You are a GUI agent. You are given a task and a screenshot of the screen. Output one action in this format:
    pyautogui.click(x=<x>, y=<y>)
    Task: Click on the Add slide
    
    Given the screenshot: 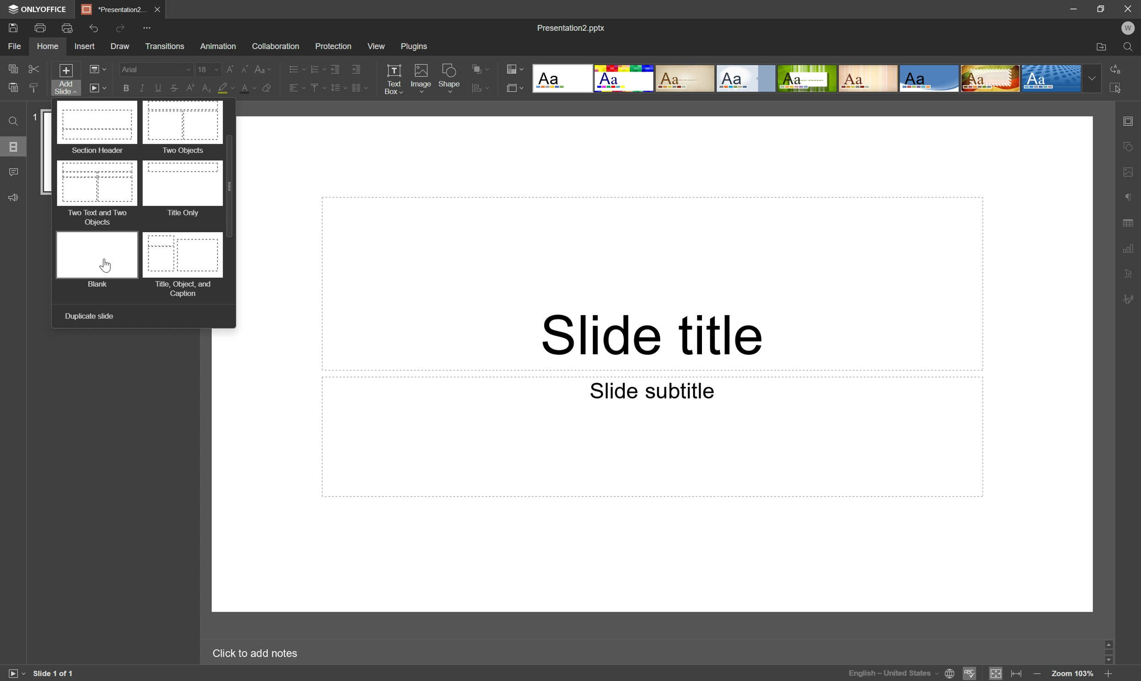 What is the action you would take?
    pyautogui.click(x=64, y=79)
    